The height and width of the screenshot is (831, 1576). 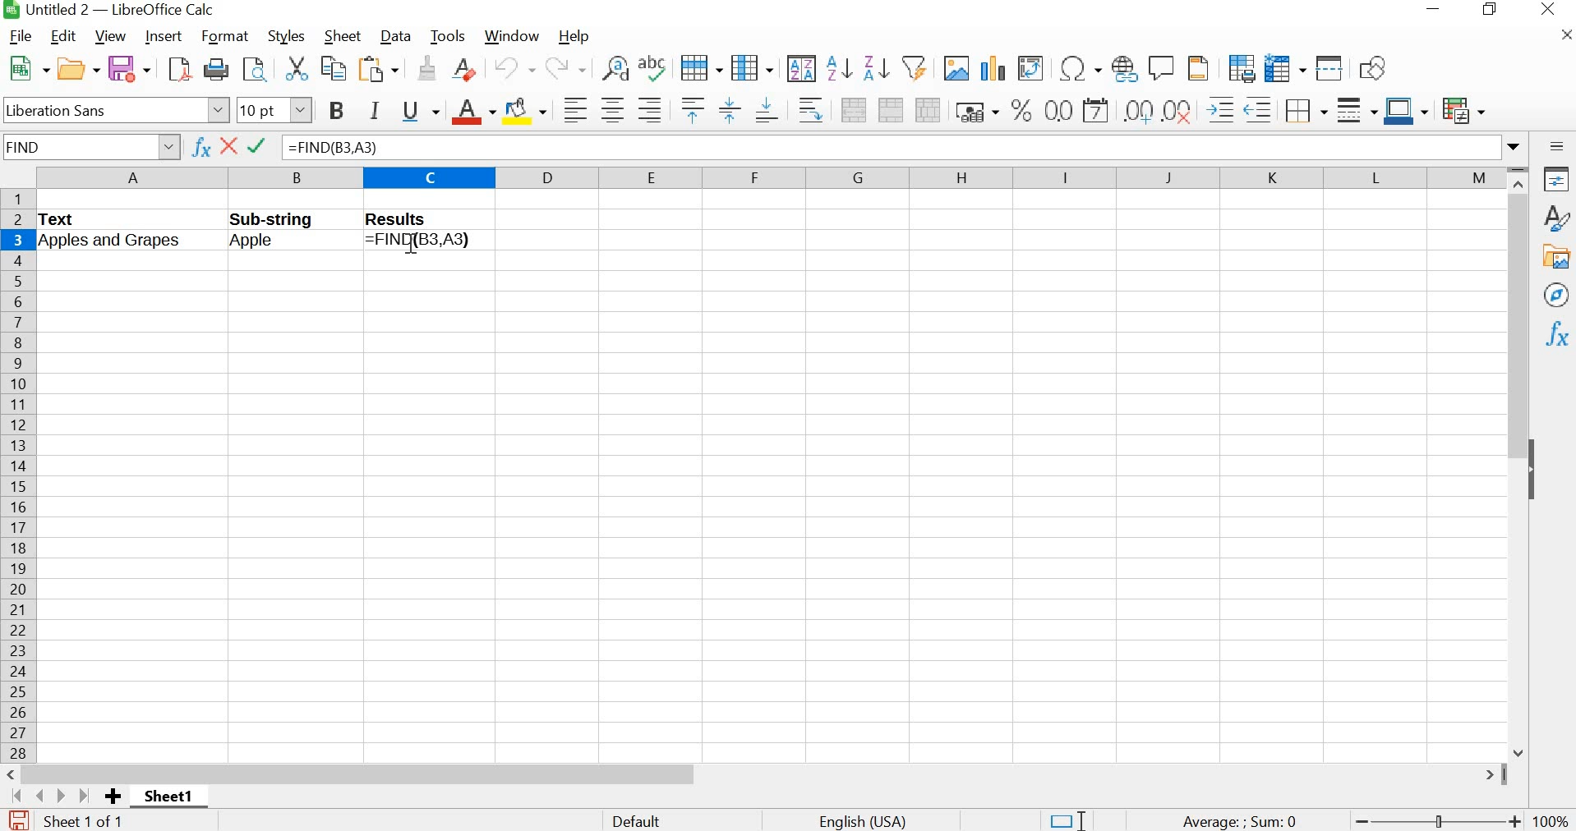 I want to click on edit, so click(x=65, y=36).